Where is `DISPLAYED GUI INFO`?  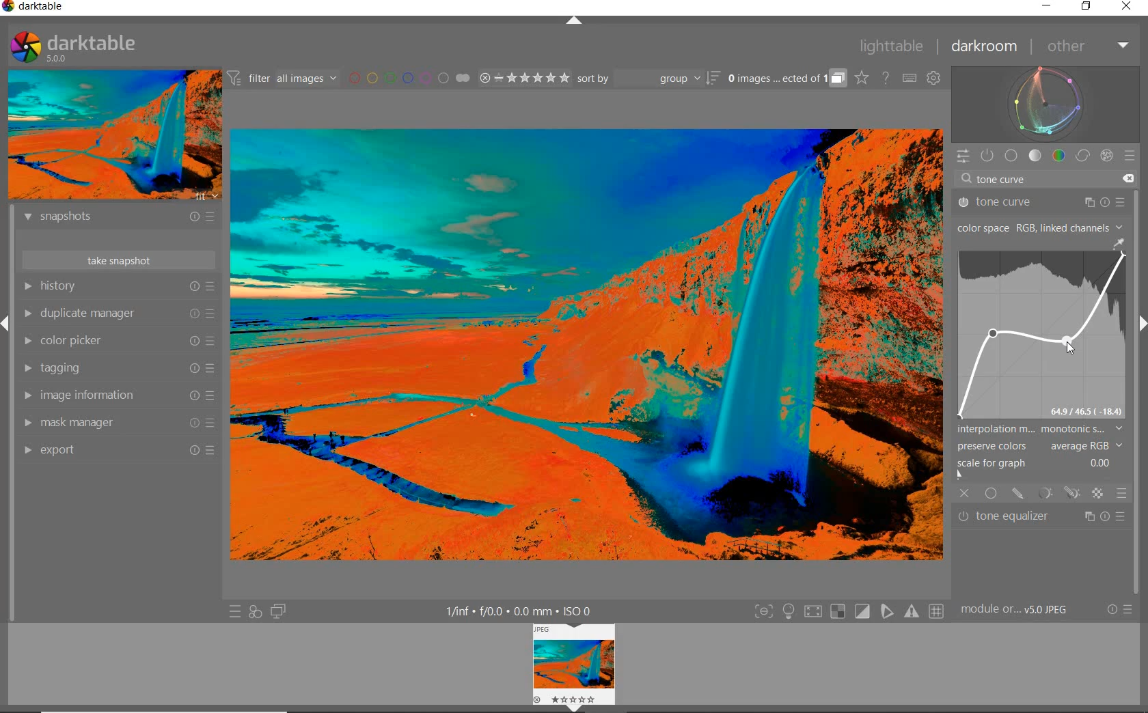 DISPLAYED GUI INFO is located at coordinates (522, 611).